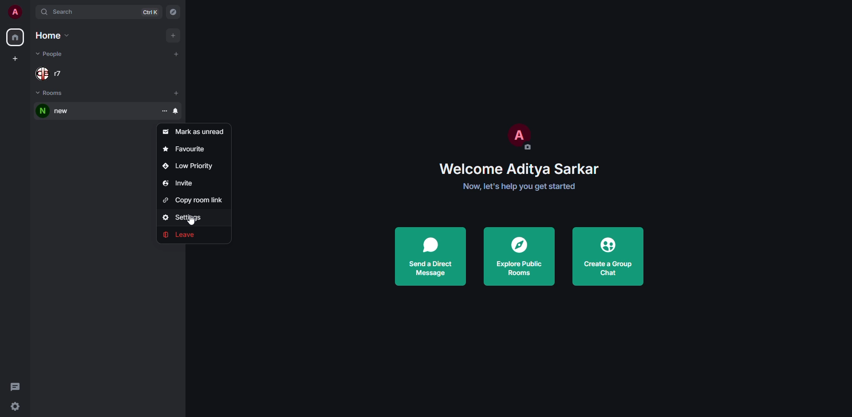 Image resolution: width=852 pixels, height=417 pixels. What do you see at coordinates (178, 93) in the screenshot?
I see `add` at bounding box center [178, 93].